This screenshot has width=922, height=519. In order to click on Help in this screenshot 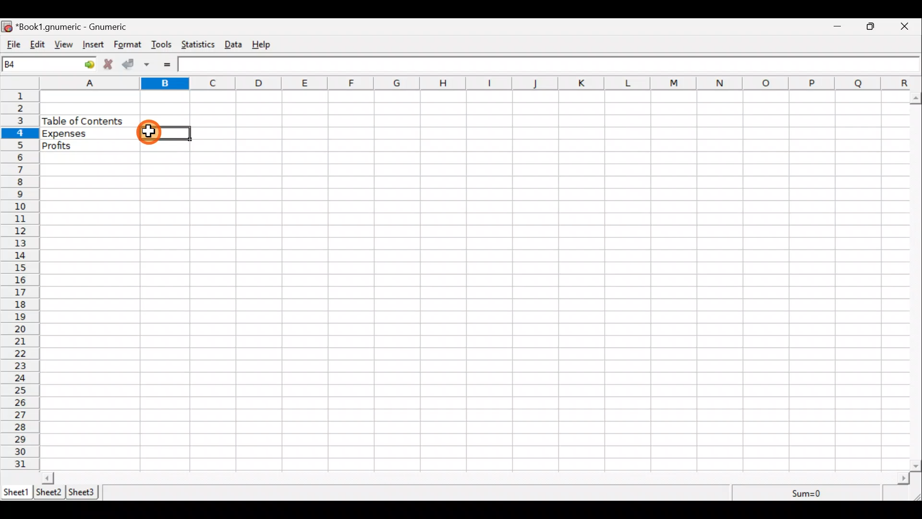, I will do `click(266, 45)`.